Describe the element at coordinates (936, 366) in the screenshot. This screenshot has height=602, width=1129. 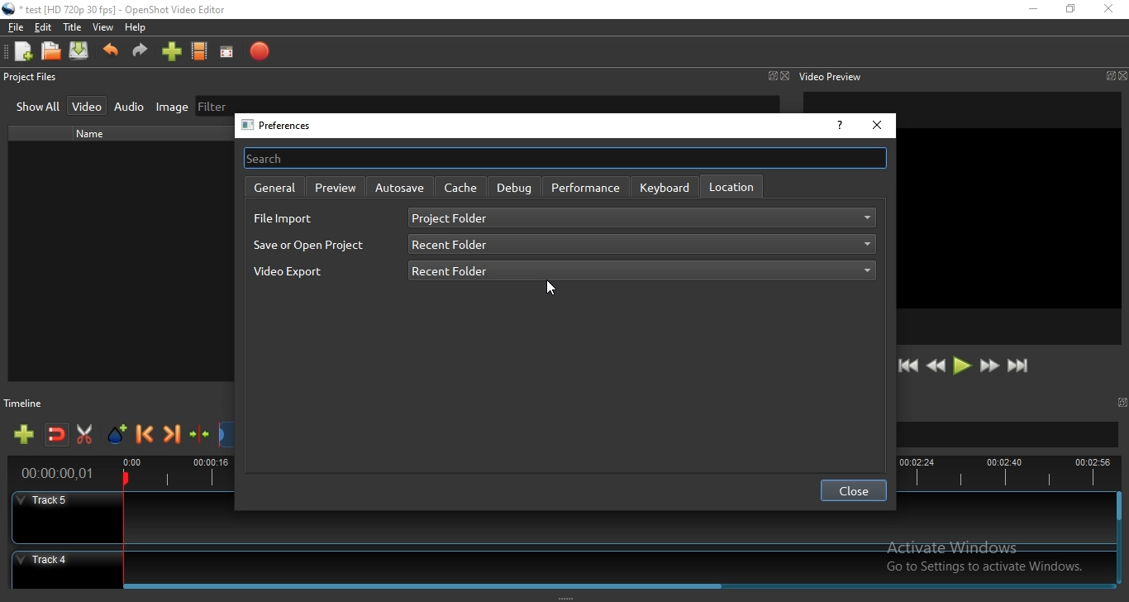
I see `Rewind ` at that location.